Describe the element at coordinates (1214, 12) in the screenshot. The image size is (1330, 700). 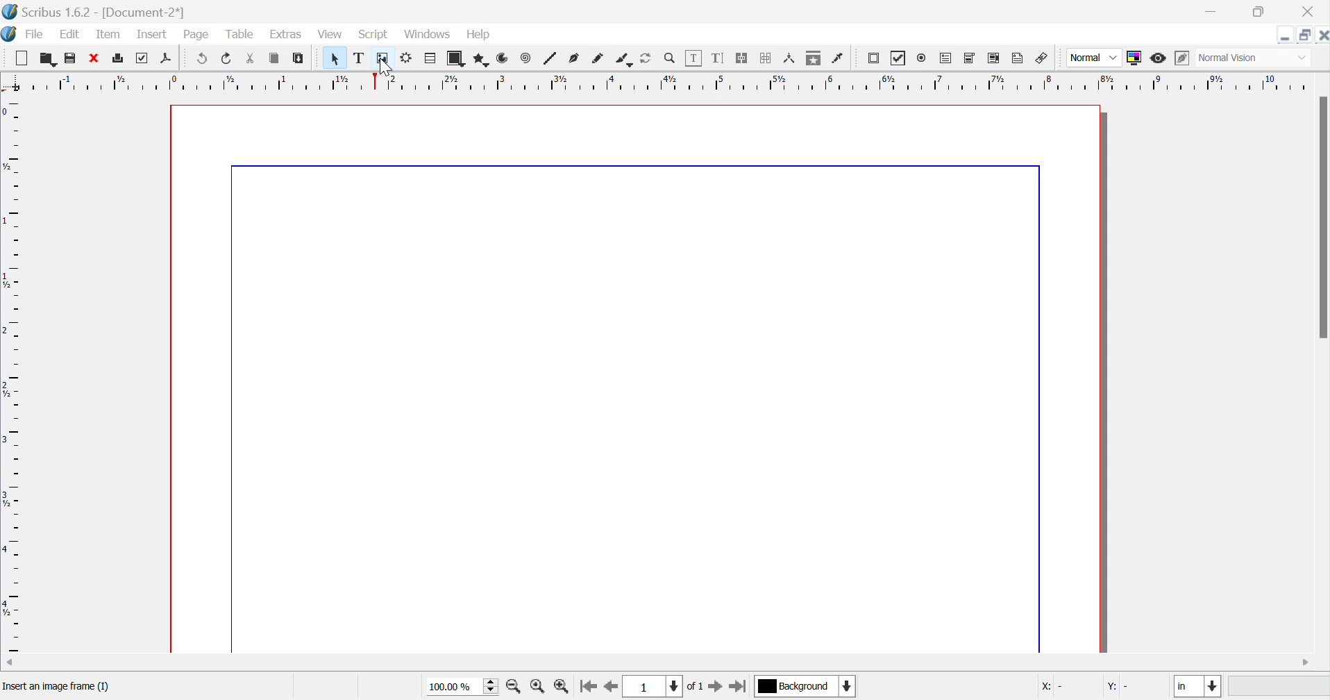
I see `minimize` at that location.